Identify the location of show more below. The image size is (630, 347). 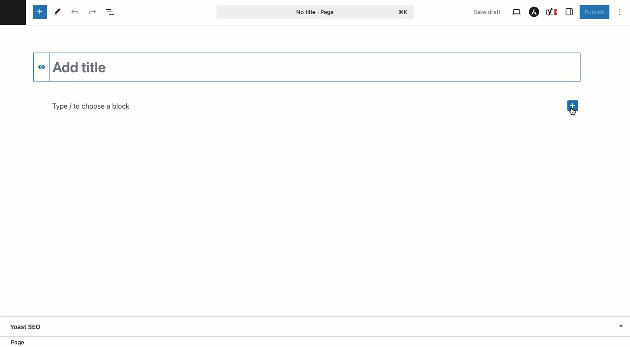
(620, 326).